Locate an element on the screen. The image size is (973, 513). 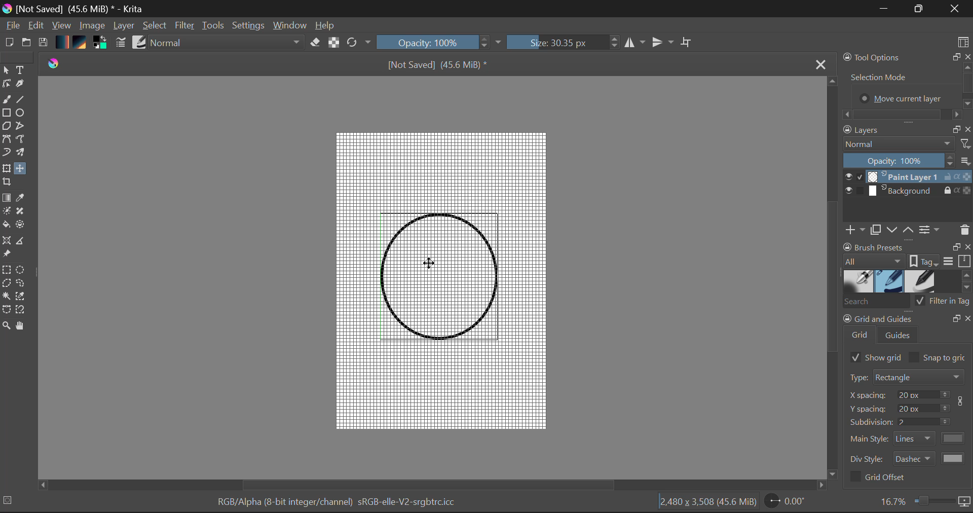
Grid and Guides Docker is located at coordinates (907, 329).